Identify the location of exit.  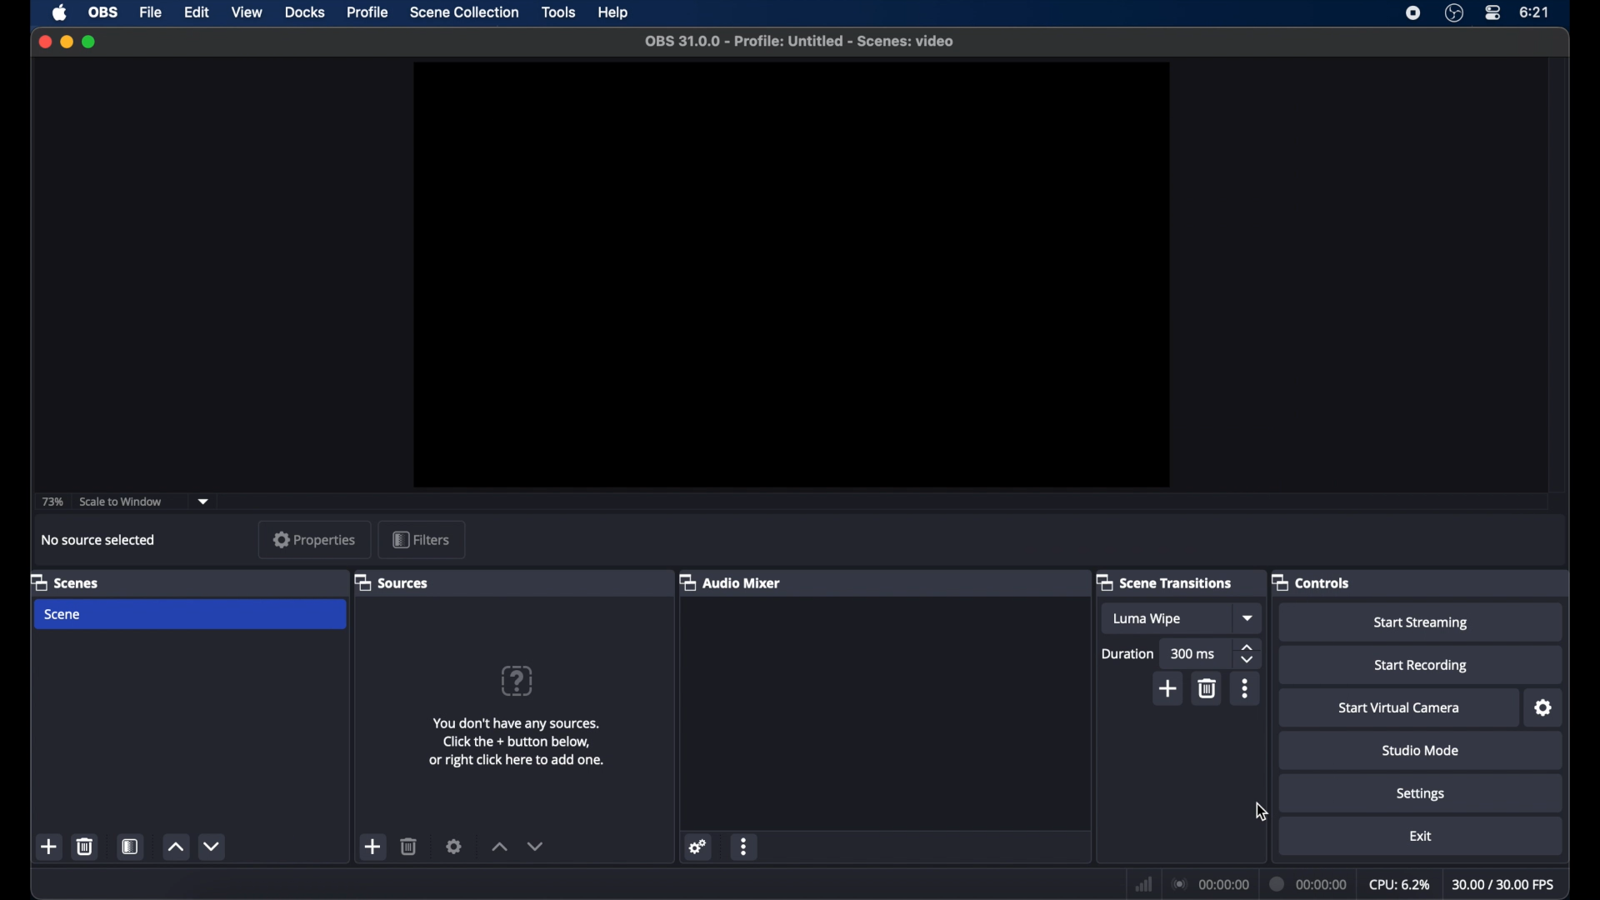
(1420, 836).